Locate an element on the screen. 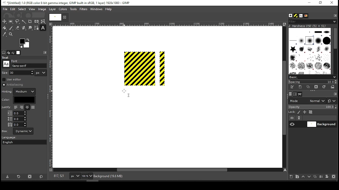 The width and height of the screenshot is (339, 190). units is located at coordinates (41, 73).